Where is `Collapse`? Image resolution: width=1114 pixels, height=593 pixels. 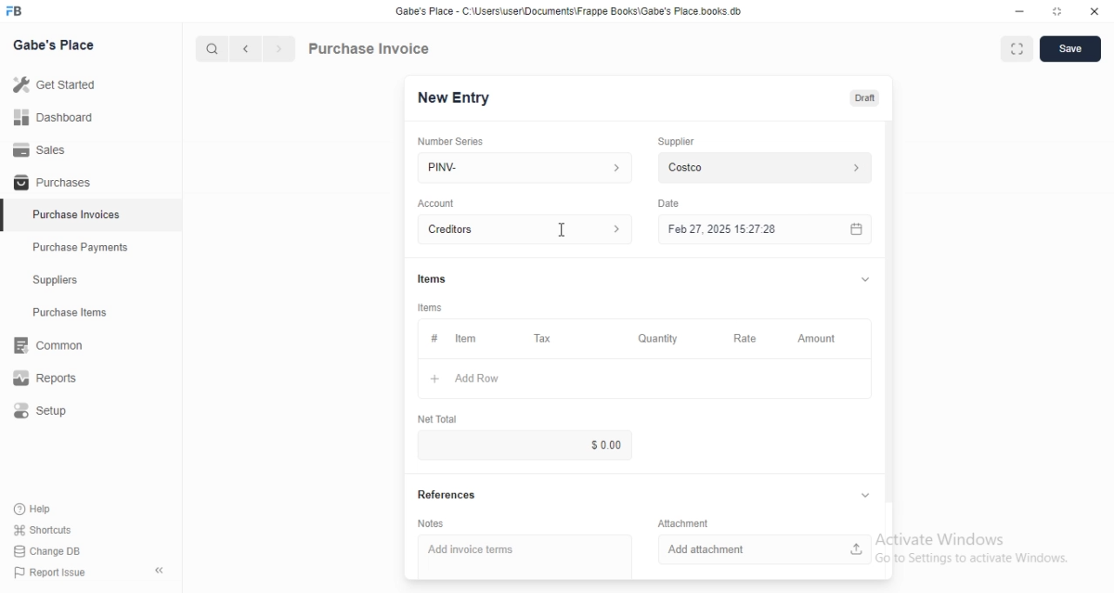 Collapse is located at coordinates (865, 279).